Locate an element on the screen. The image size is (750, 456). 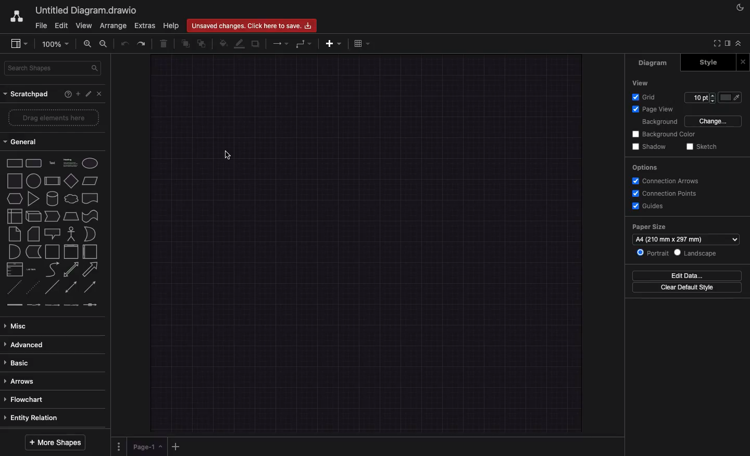
Draw.io is located at coordinates (18, 16).